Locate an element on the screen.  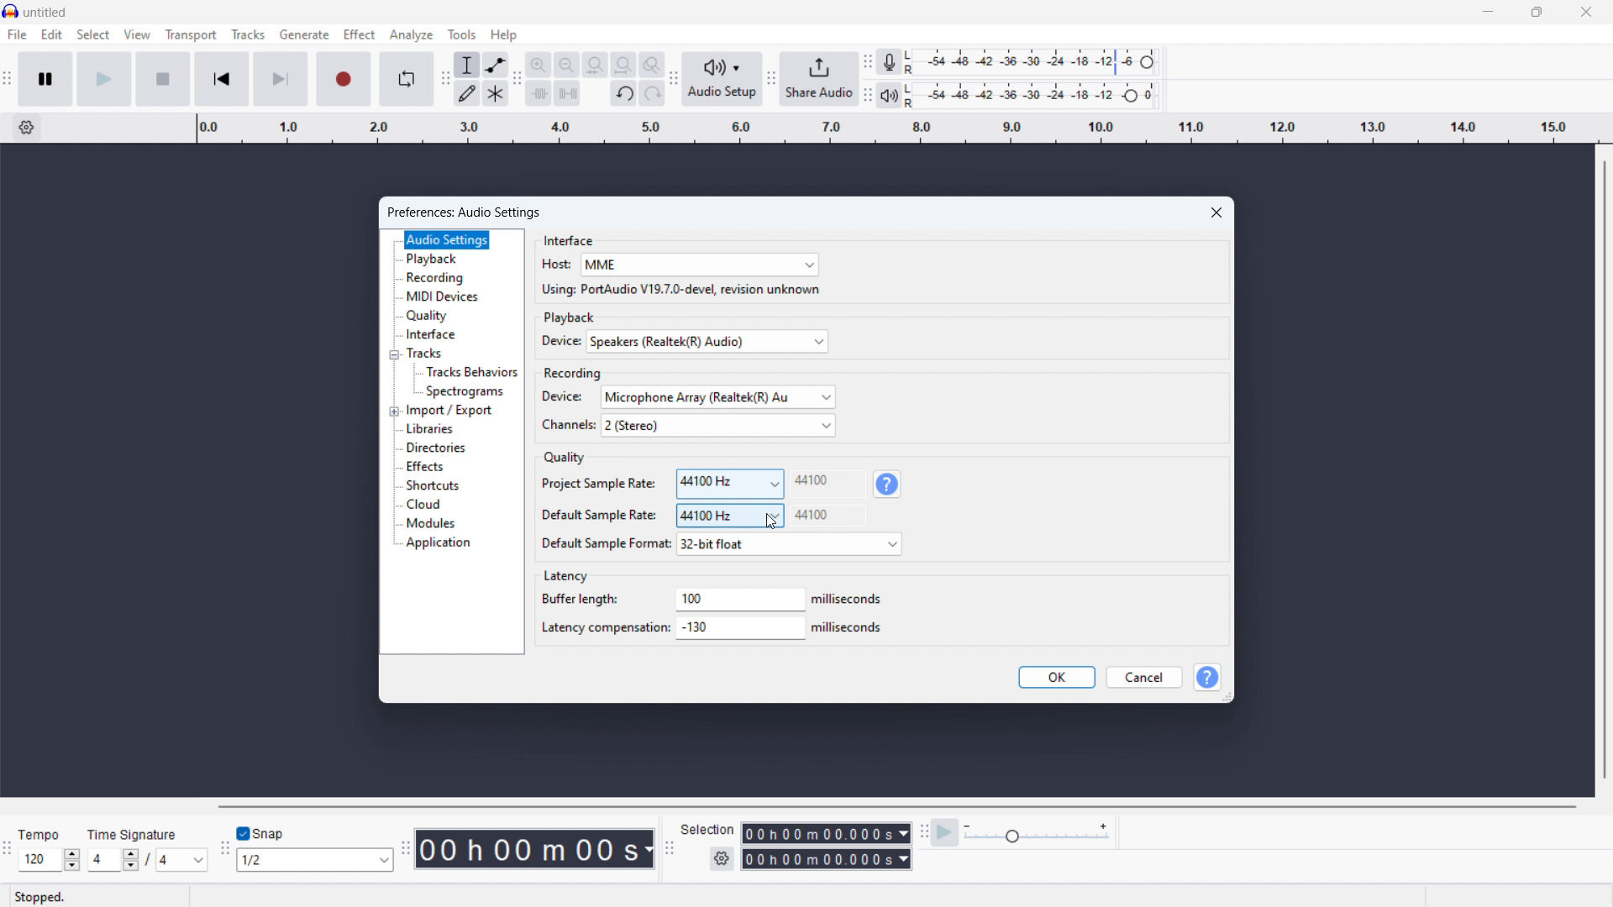
imprt/export is located at coordinates (449, 411).